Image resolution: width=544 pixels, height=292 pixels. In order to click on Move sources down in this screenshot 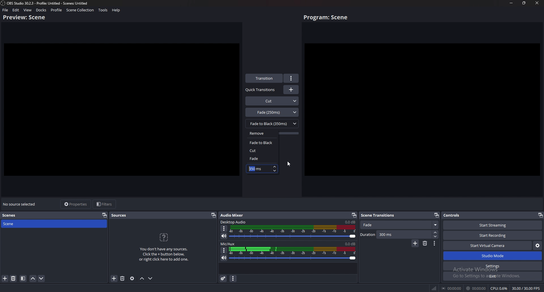, I will do `click(151, 278)`.